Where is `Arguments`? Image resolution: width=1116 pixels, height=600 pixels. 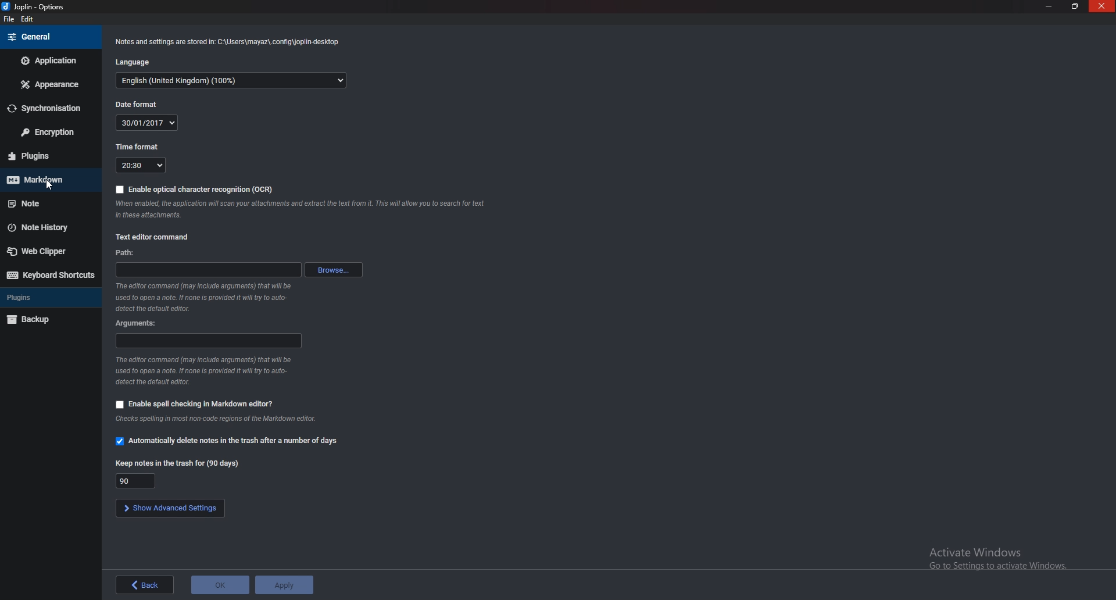 Arguments is located at coordinates (209, 341).